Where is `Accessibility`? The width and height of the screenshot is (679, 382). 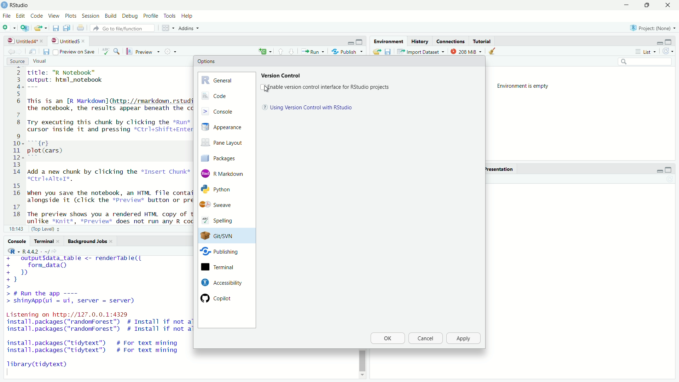 Accessibility is located at coordinates (221, 282).